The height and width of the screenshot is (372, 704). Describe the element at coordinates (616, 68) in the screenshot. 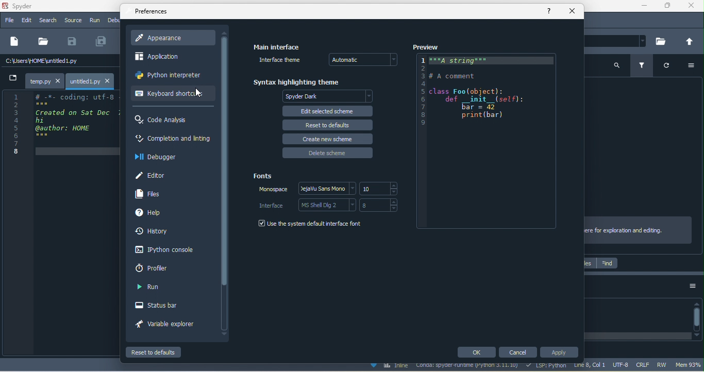

I see `search` at that location.